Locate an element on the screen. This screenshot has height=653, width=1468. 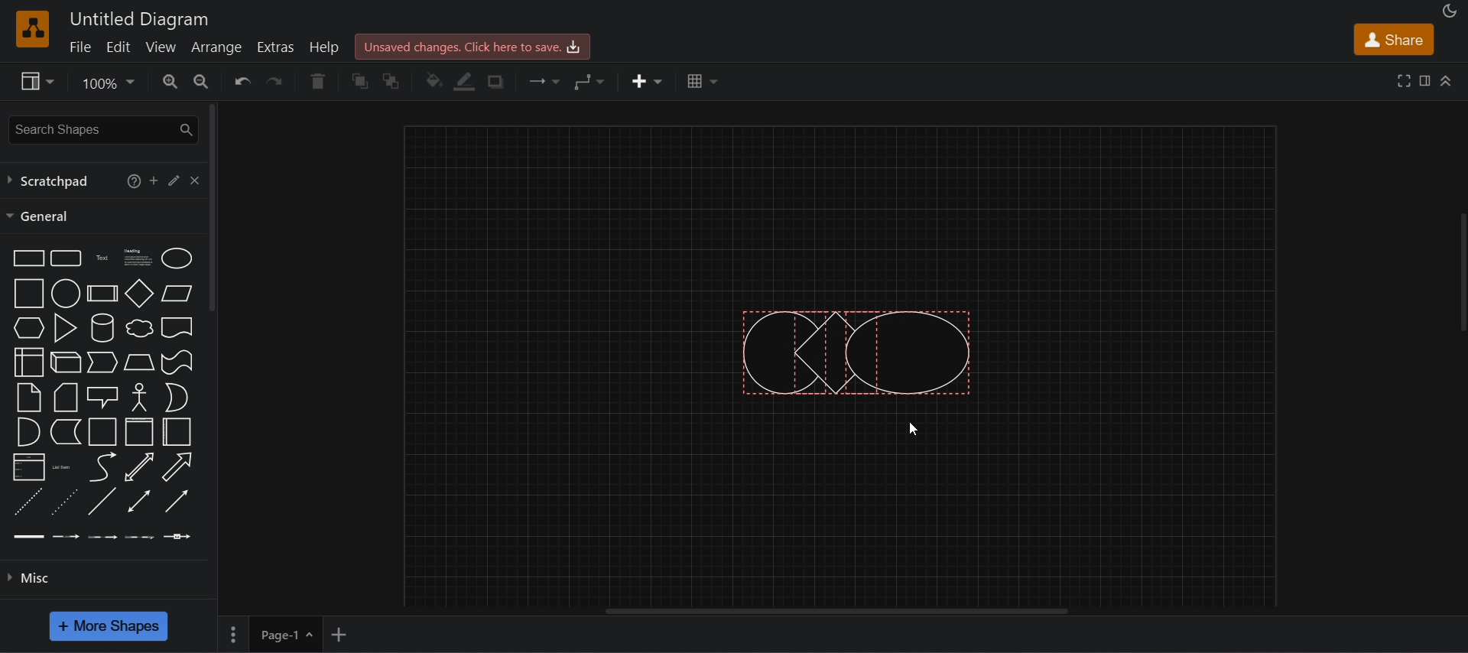
redo is located at coordinates (278, 81).